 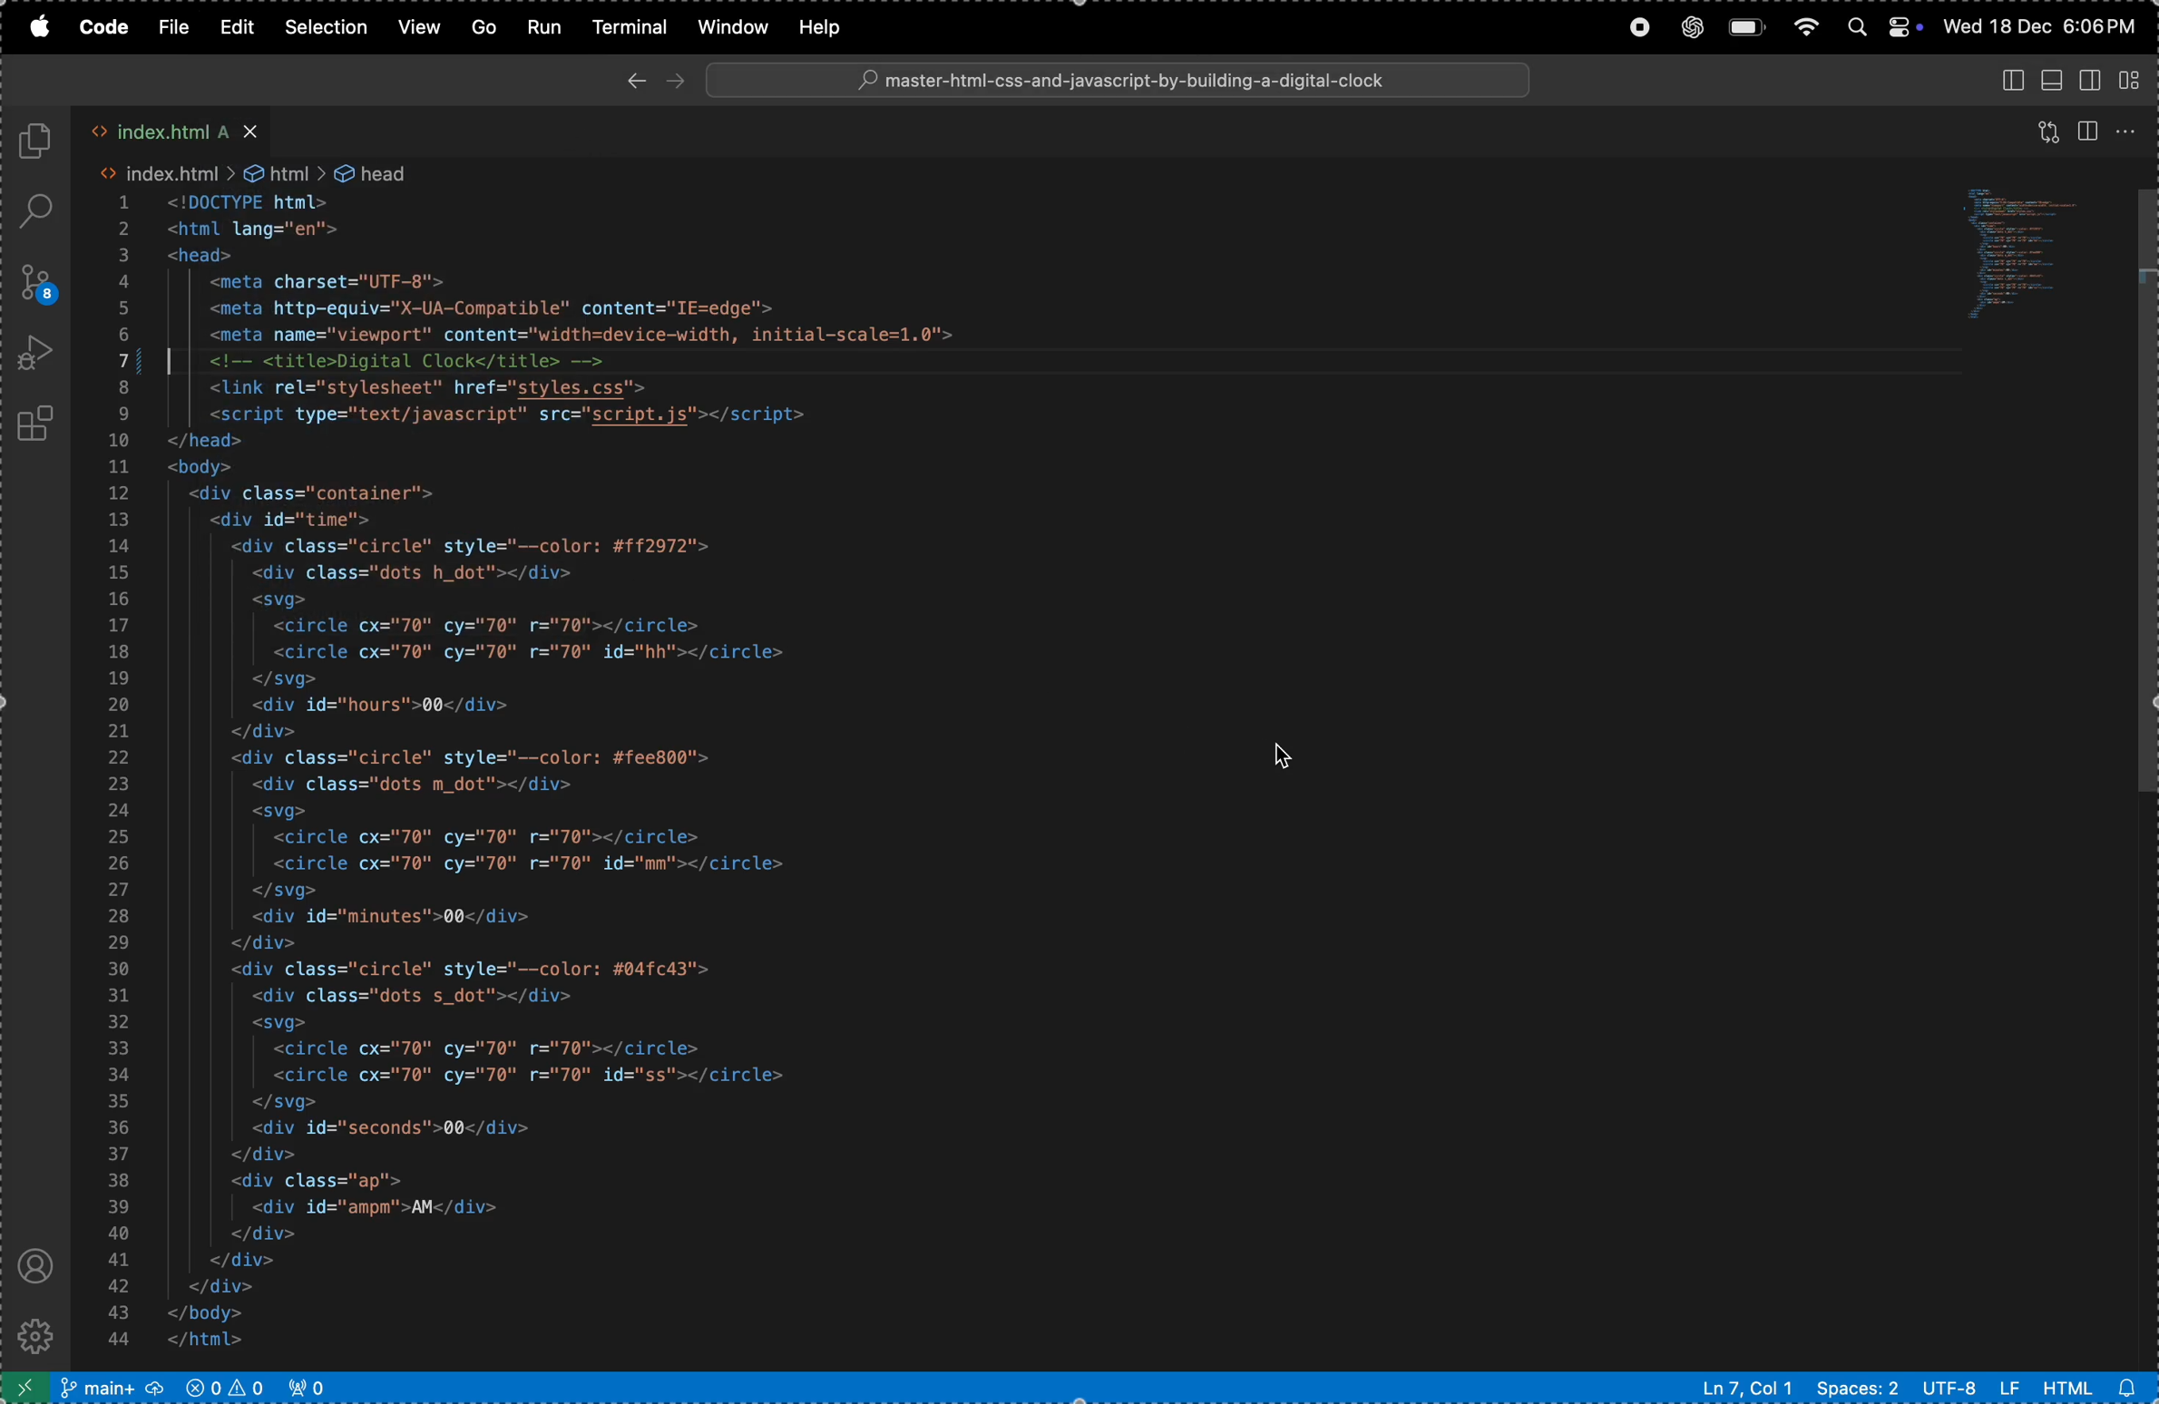 I want to click on top grid view, so click(x=2054, y=79).